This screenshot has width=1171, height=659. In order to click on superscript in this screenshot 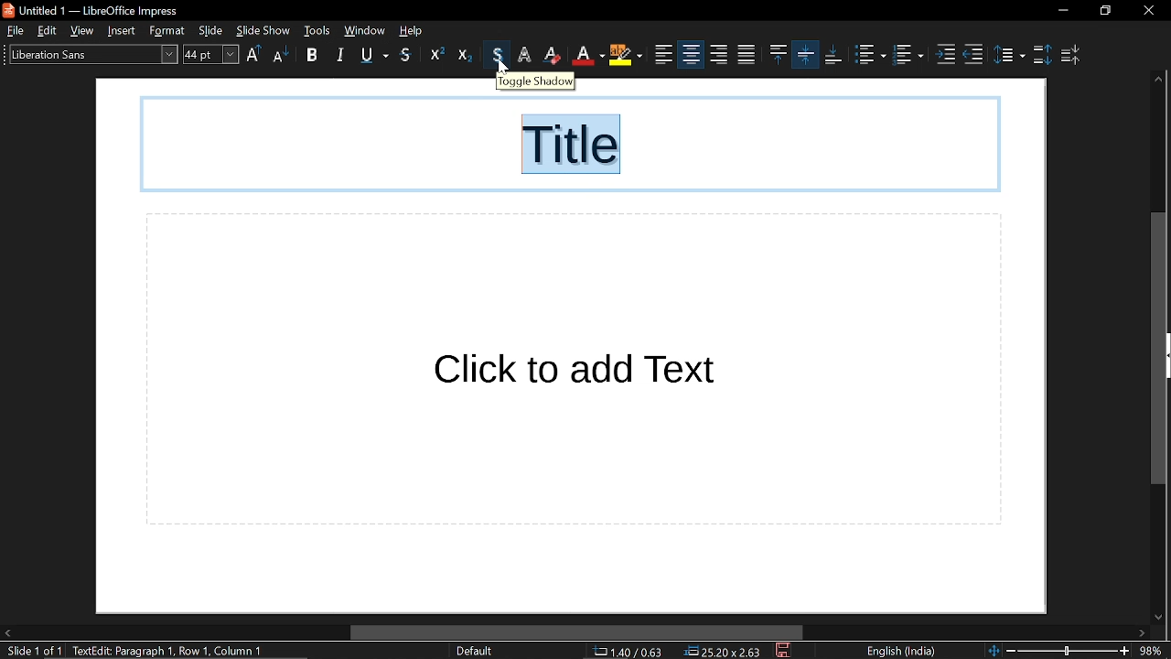, I will do `click(433, 56)`.